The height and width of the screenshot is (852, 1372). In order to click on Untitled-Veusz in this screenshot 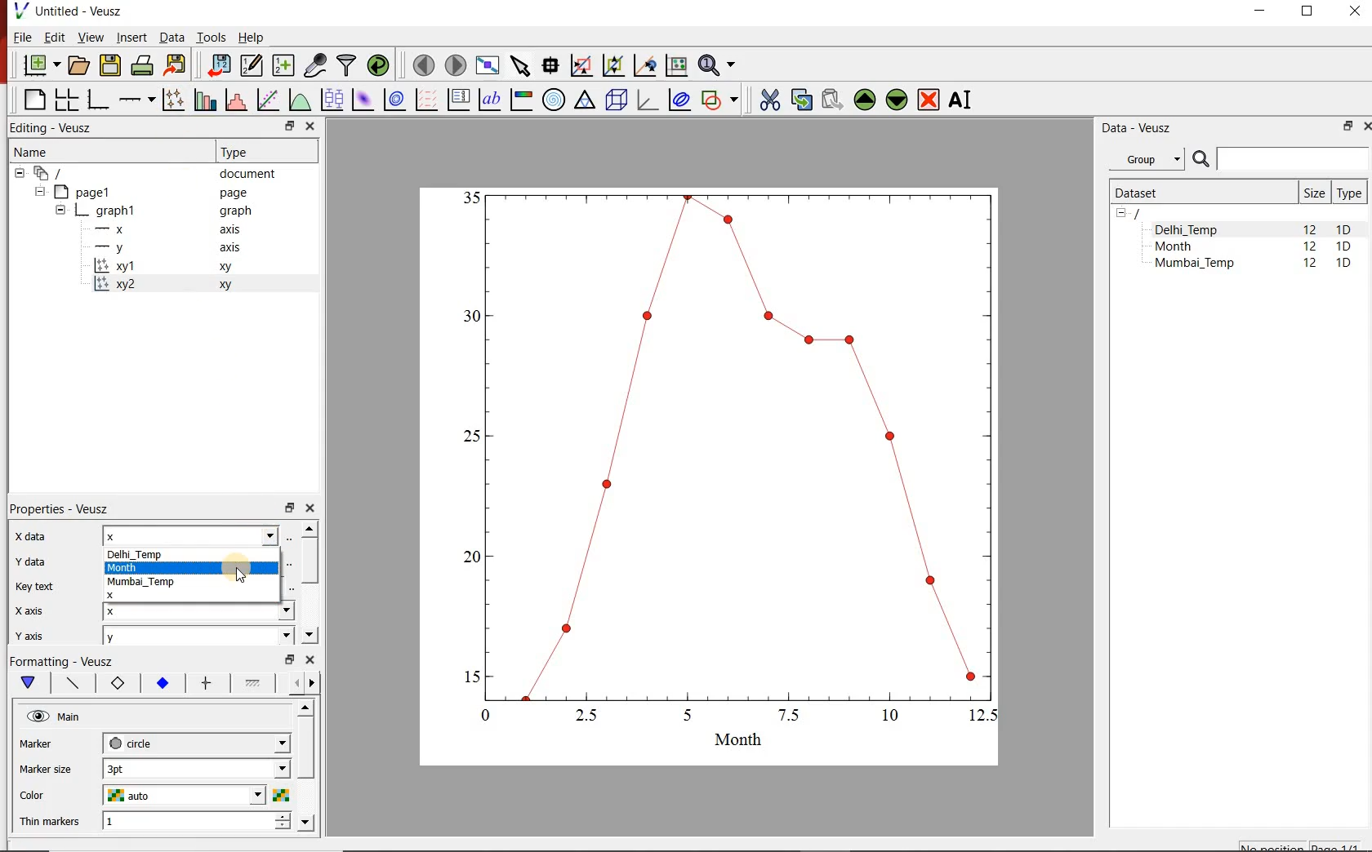, I will do `click(73, 11)`.